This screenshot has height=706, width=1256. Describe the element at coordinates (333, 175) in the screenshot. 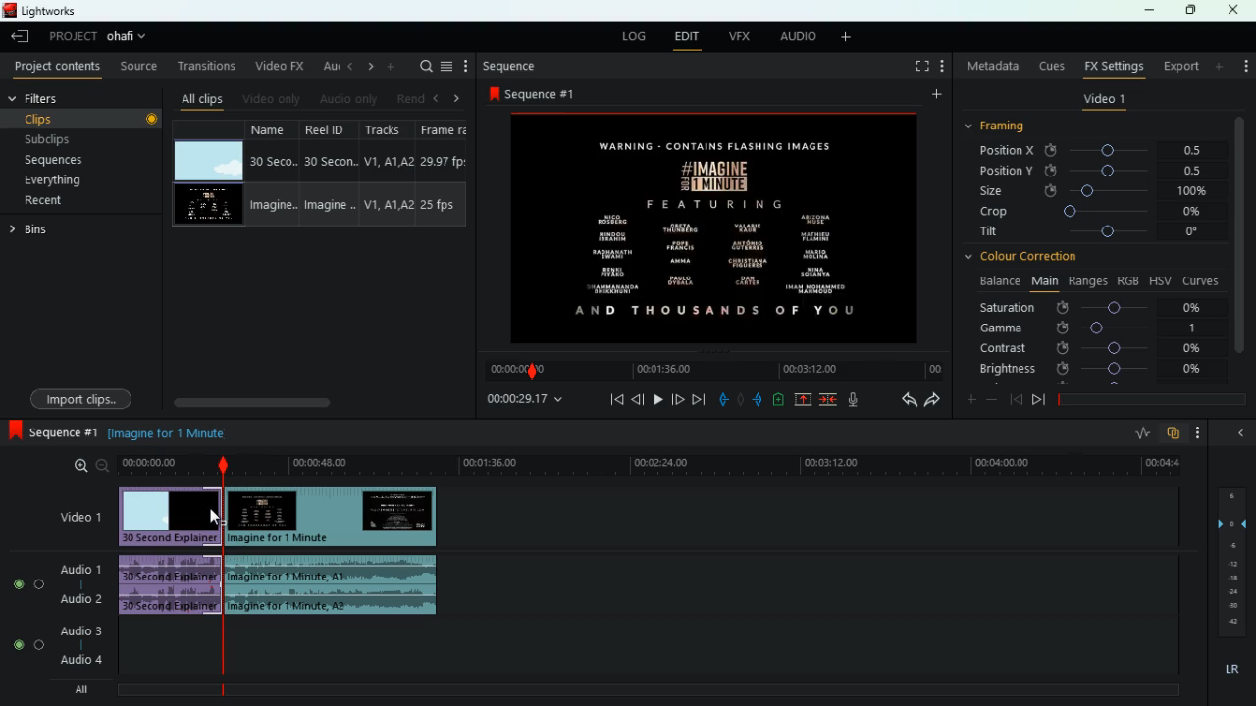

I see `reel id` at that location.